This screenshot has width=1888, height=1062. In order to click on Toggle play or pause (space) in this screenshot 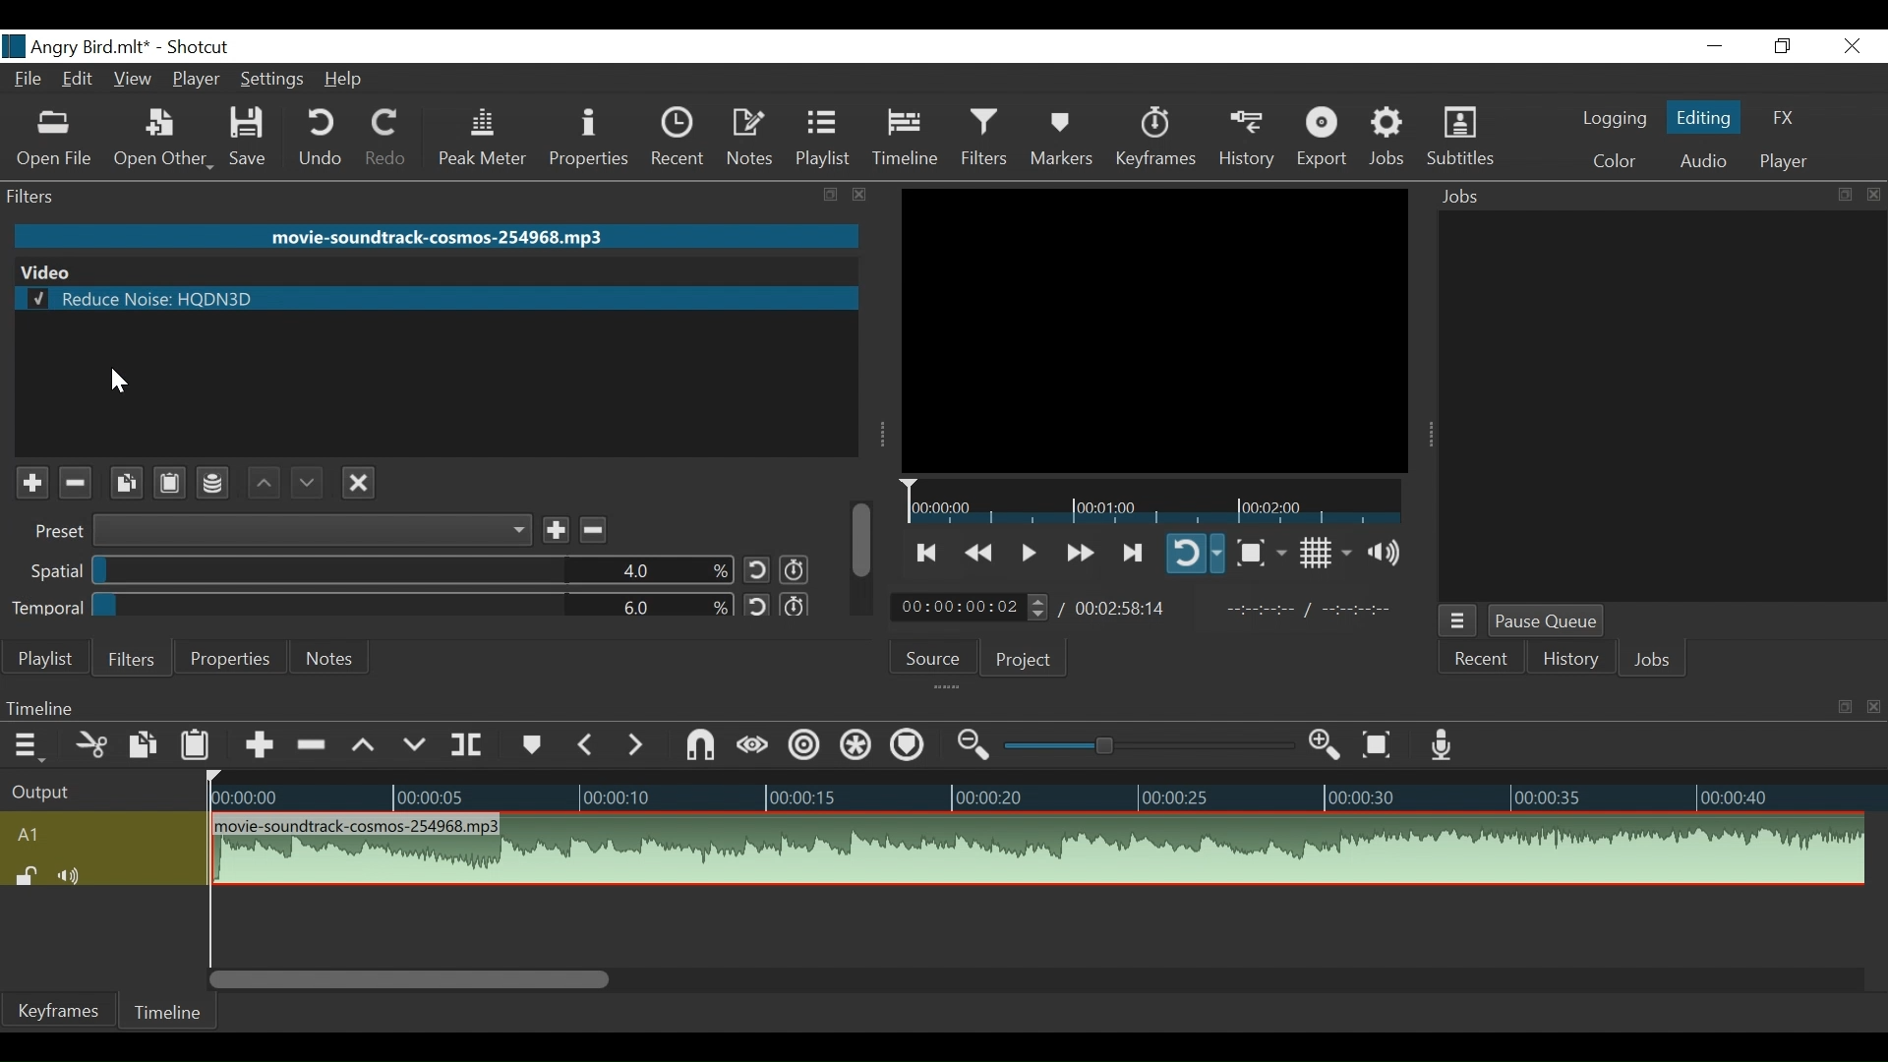, I will do `click(1028, 549)`.